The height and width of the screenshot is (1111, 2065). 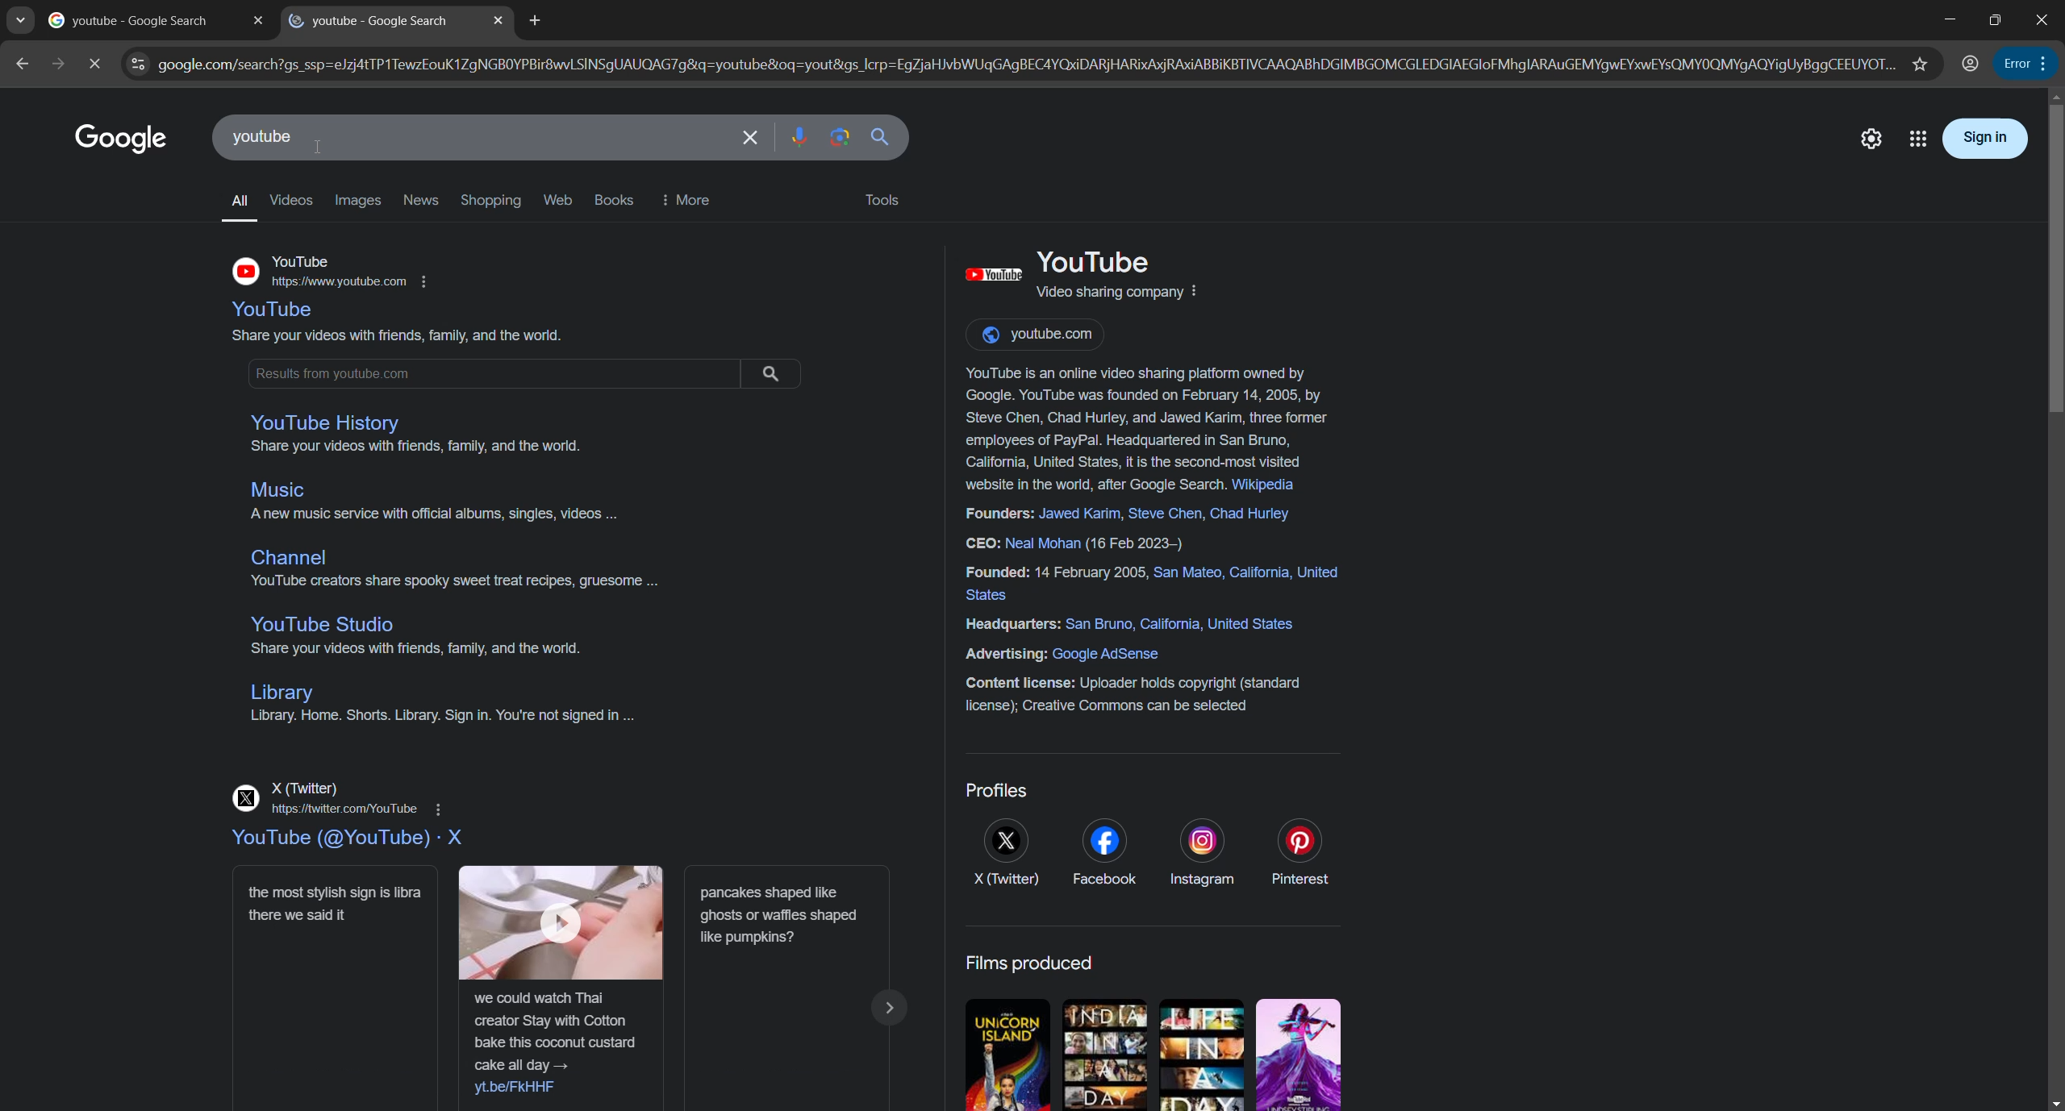 What do you see at coordinates (236, 198) in the screenshot?
I see `all` at bounding box center [236, 198].